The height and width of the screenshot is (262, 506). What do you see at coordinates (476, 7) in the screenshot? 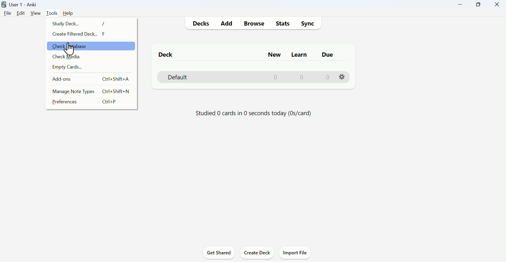
I see `Maximise` at bounding box center [476, 7].